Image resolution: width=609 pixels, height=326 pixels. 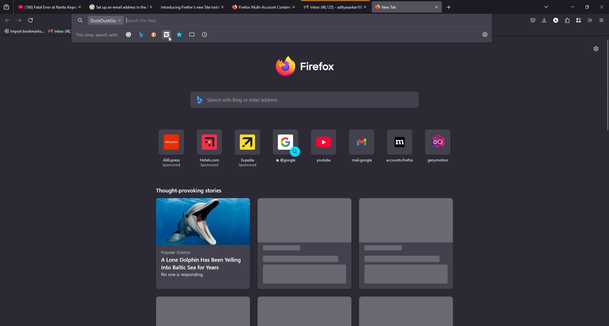 I want to click on more tools, so click(x=589, y=20).